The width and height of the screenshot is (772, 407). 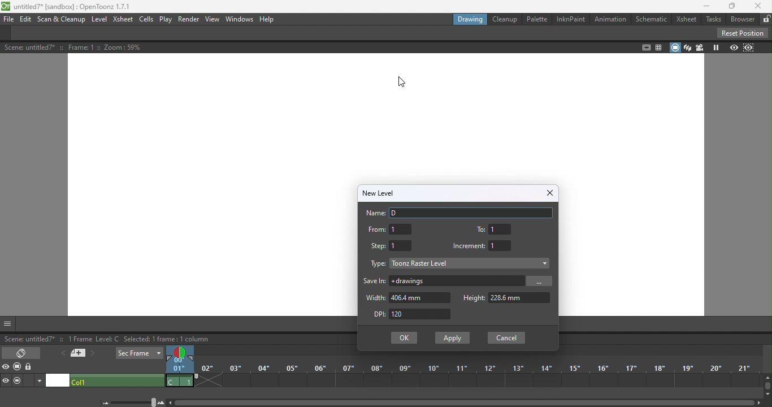 I want to click on Preview visibility toggle all, so click(x=7, y=368).